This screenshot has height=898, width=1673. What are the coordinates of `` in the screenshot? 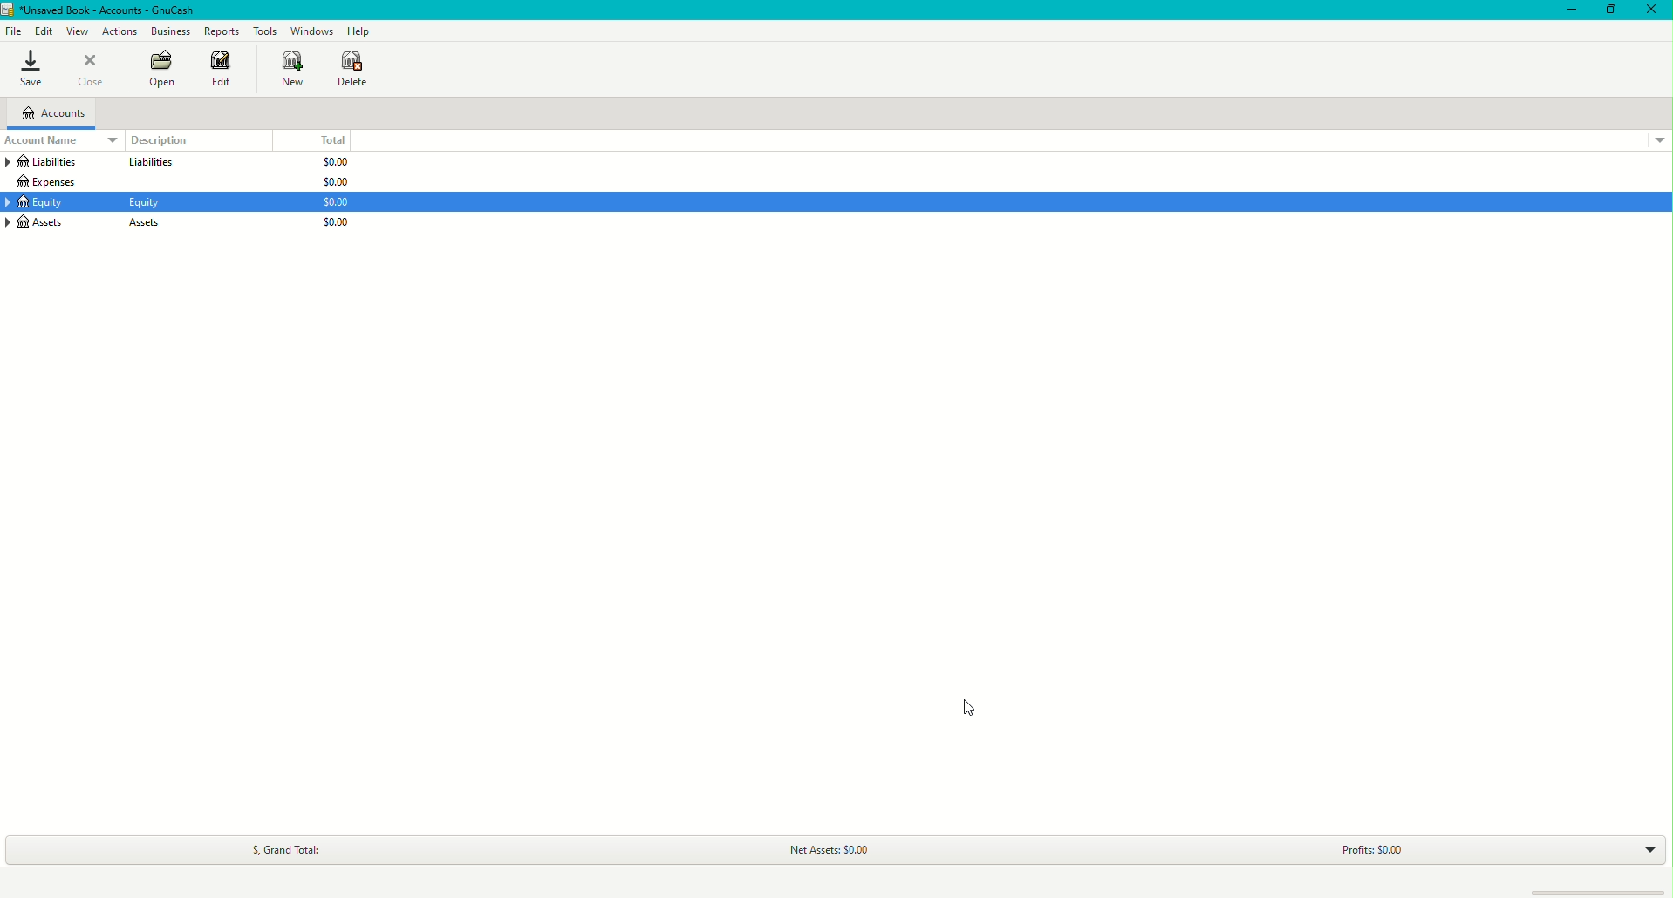 It's located at (149, 224).